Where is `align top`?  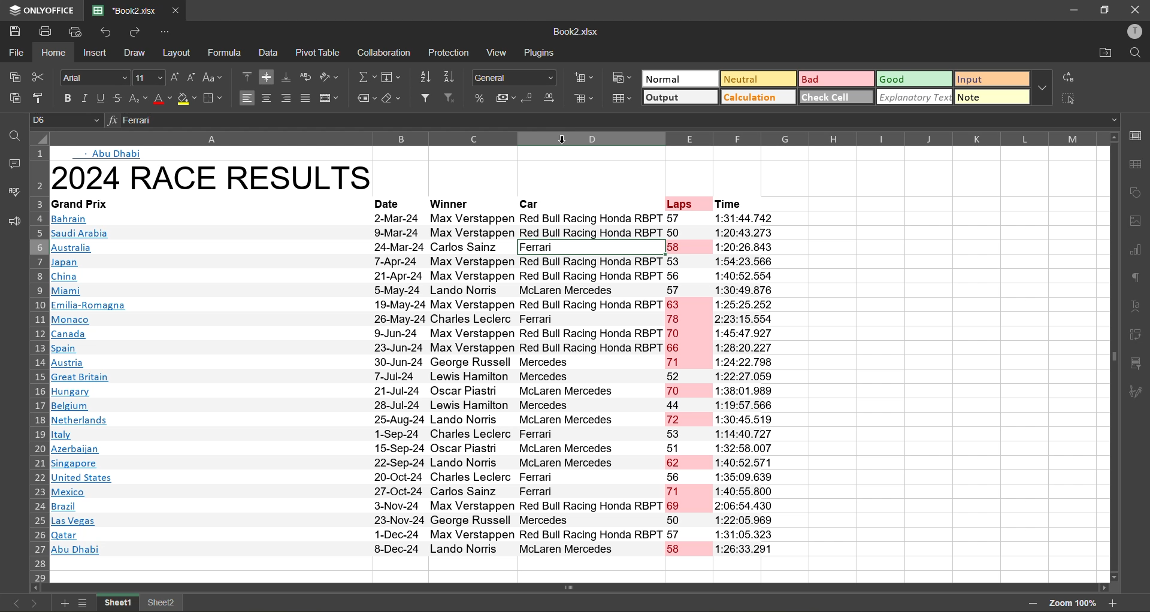
align top is located at coordinates (246, 77).